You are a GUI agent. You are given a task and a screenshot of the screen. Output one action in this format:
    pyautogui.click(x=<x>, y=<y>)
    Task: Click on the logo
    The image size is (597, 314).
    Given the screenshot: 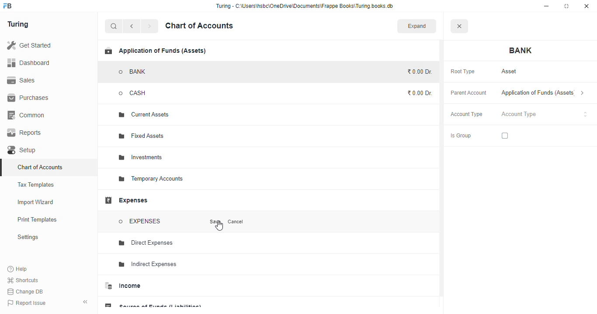 What is the action you would take?
    pyautogui.click(x=8, y=6)
    